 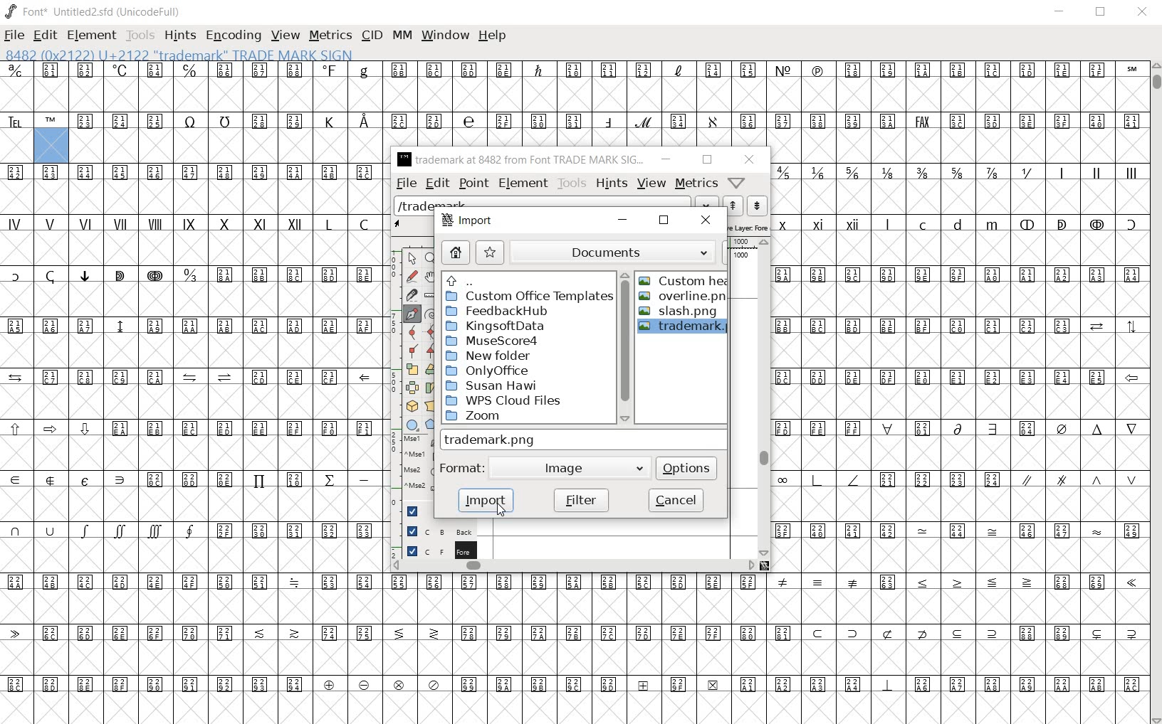 I want to click on change whether spiro is active or not, so click(x=430, y=314).